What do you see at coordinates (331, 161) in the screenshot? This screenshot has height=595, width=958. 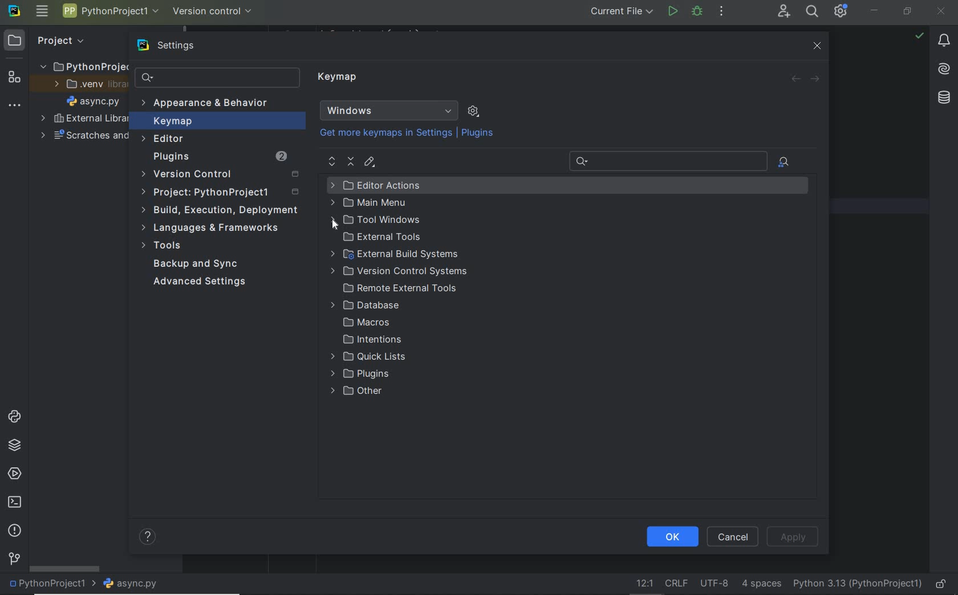 I see `expand all` at bounding box center [331, 161].